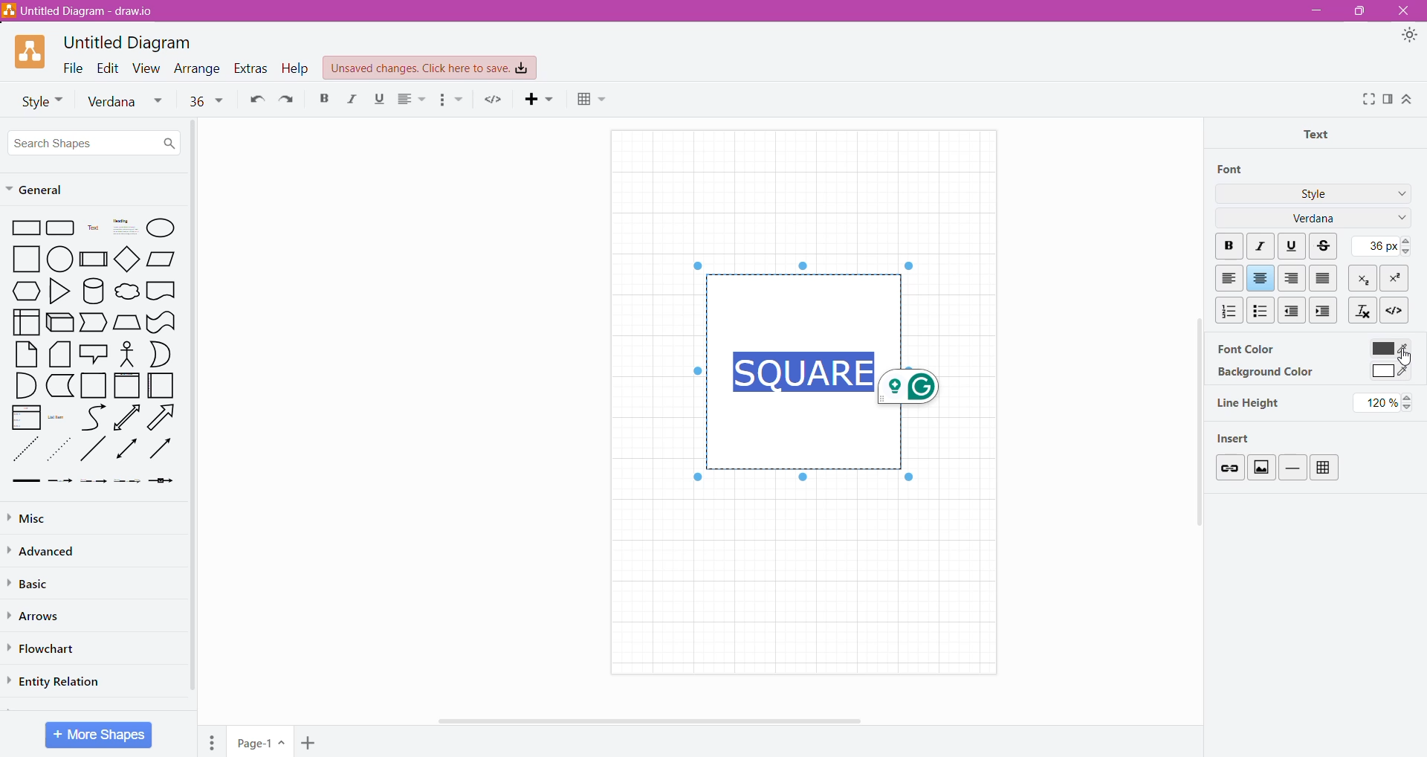  Describe the element at coordinates (85, 11) in the screenshot. I see `Diagram Title - Application Name` at that location.